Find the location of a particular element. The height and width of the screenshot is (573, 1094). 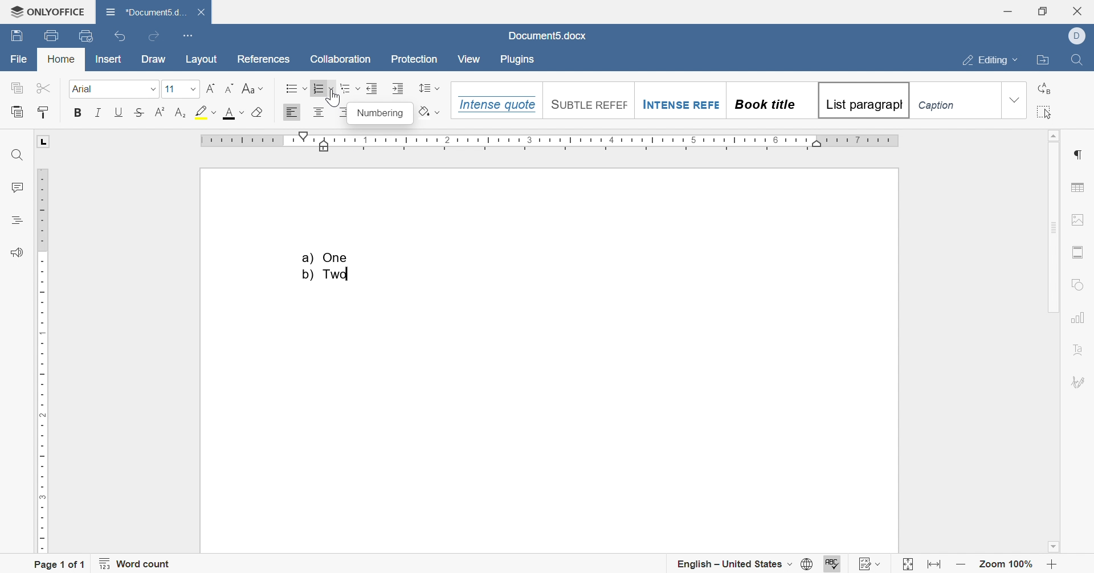

numbering is located at coordinates (380, 114).